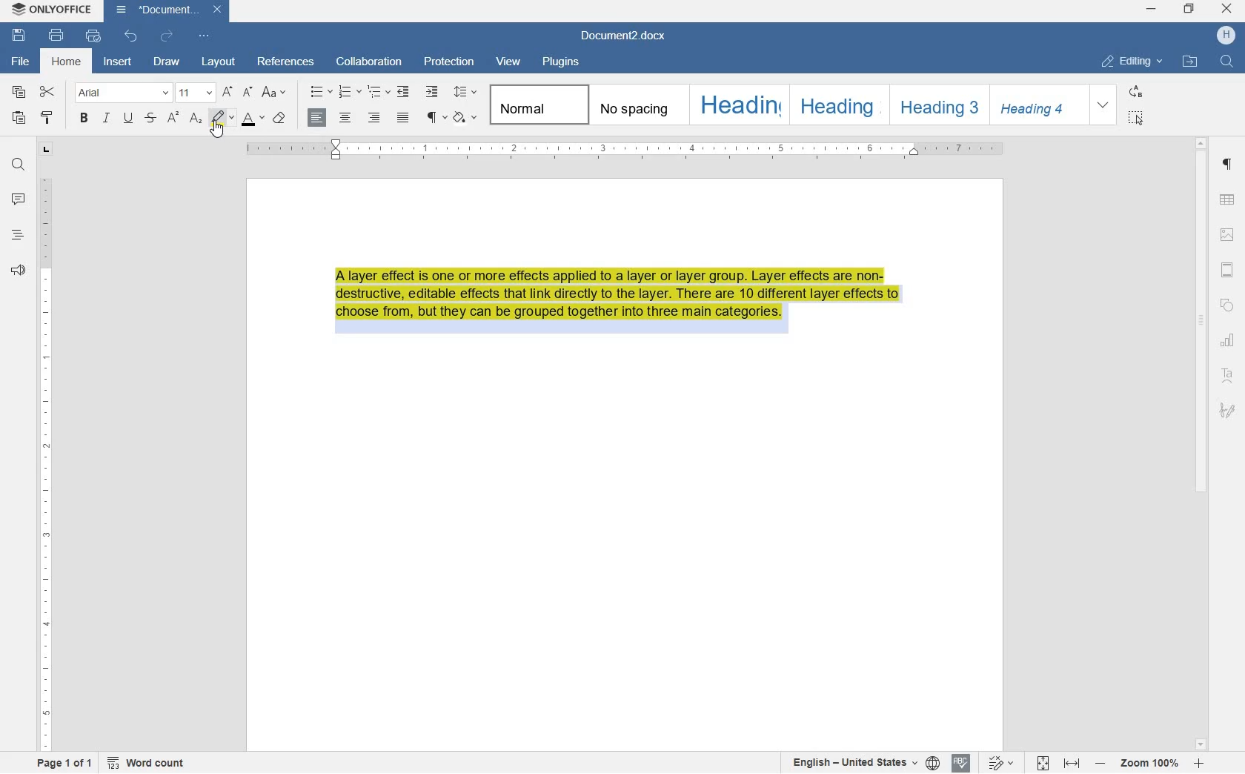 This screenshot has height=774, width=1245. What do you see at coordinates (1132, 61) in the screenshot?
I see `editing` at bounding box center [1132, 61].